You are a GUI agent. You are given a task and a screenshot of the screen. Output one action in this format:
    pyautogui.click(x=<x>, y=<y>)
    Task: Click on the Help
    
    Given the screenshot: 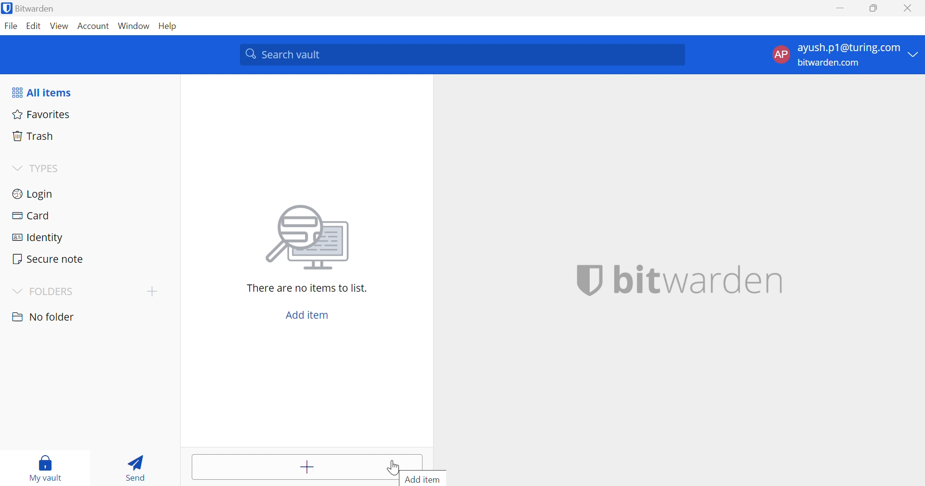 What is the action you would take?
    pyautogui.click(x=166, y=26)
    